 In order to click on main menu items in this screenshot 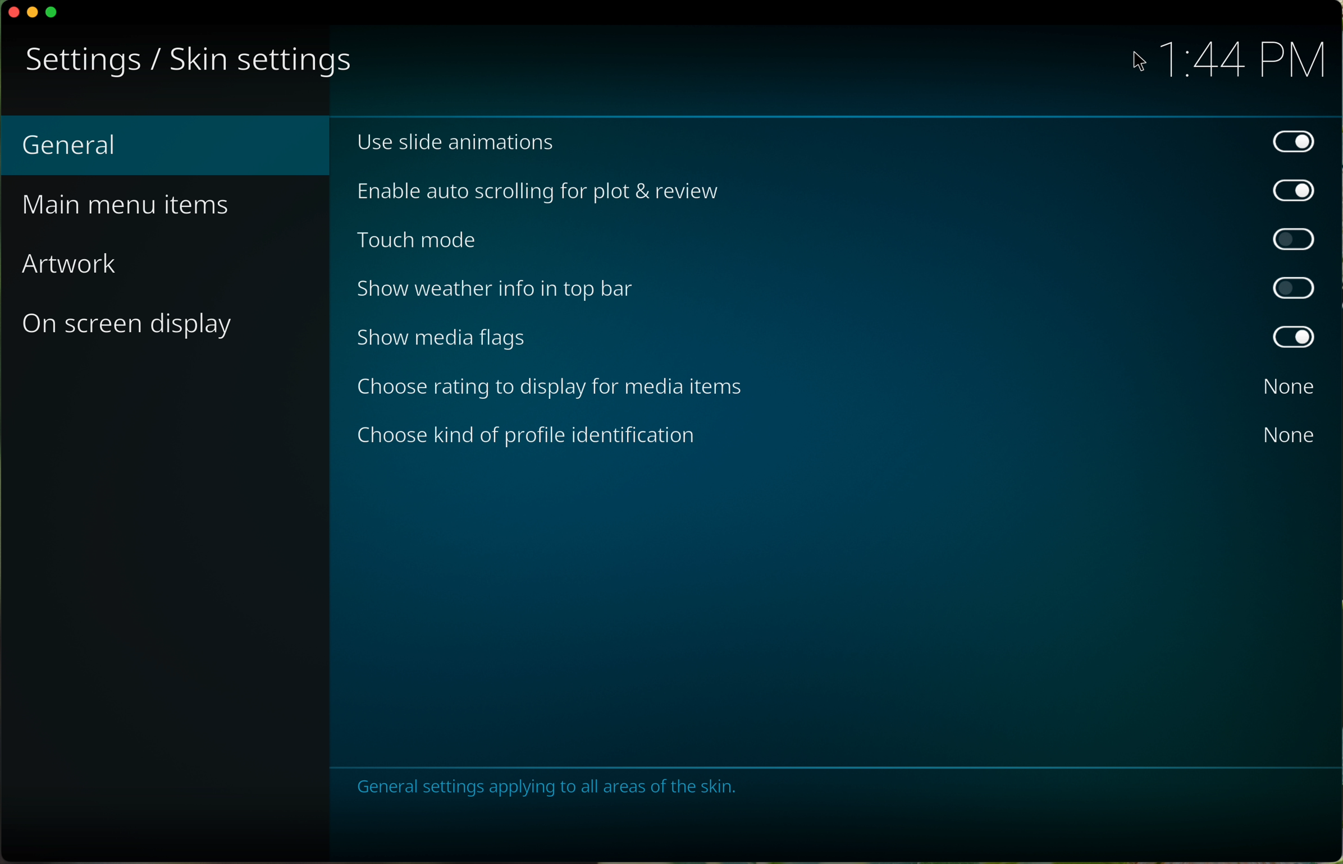, I will do `click(133, 207)`.